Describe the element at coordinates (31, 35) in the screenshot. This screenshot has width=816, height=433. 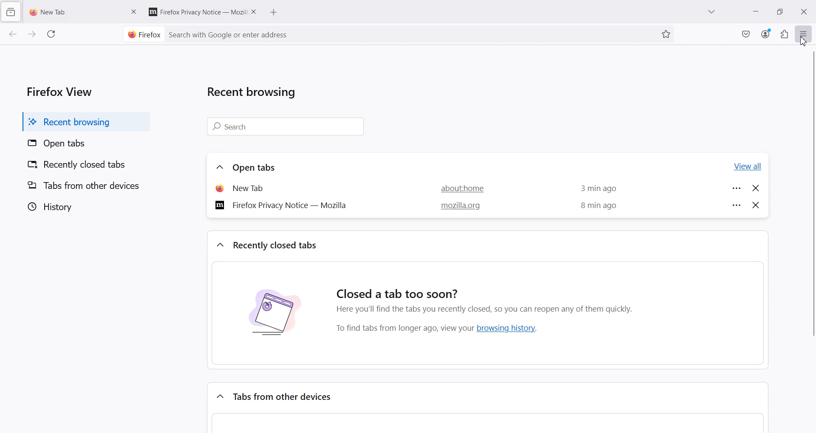
I see `Forward` at that location.